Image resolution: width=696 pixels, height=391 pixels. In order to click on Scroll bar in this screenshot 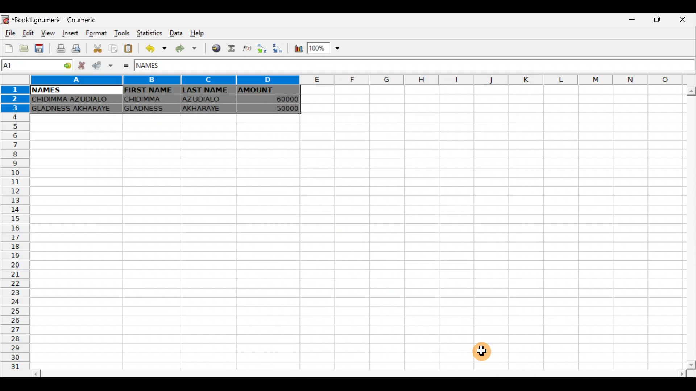, I will do `click(358, 372)`.